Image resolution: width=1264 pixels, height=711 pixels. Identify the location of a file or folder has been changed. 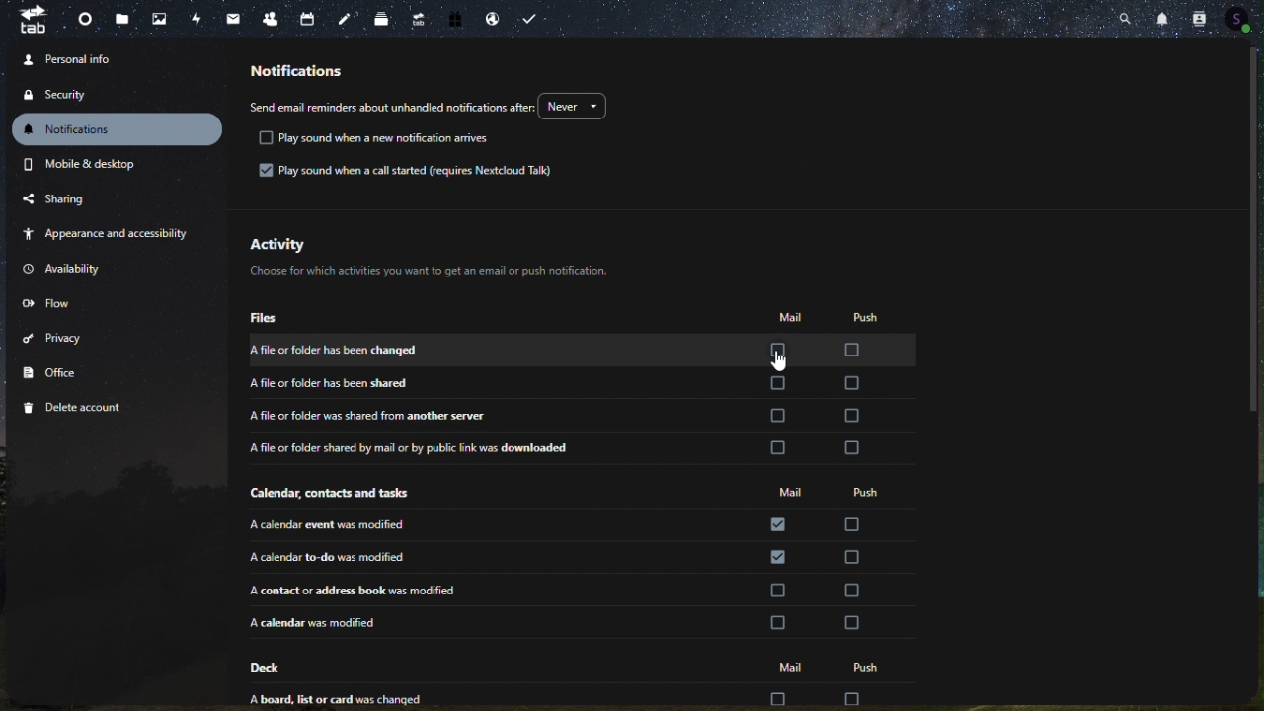
(346, 351).